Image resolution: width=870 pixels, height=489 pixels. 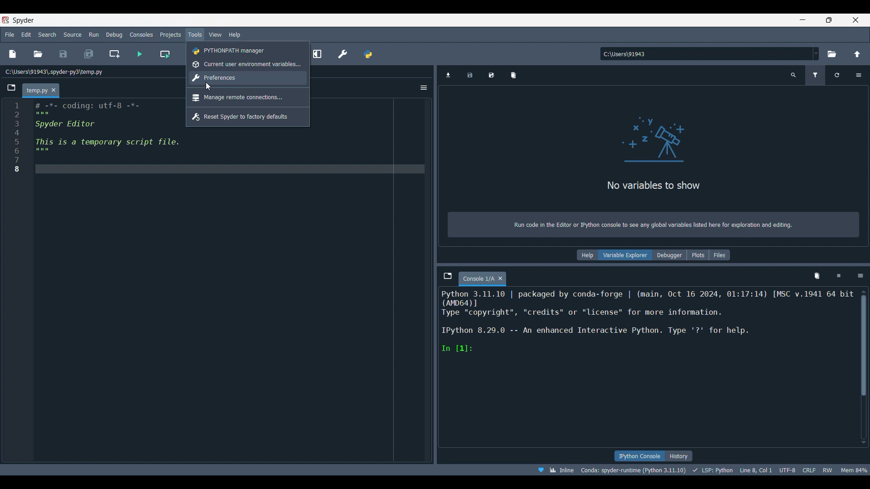 I want to click on PYTHONPATH manager, so click(x=368, y=54).